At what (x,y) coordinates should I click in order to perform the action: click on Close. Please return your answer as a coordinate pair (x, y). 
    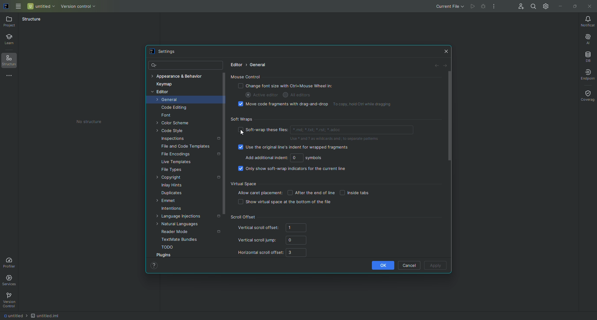
    Looking at the image, I should click on (445, 51).